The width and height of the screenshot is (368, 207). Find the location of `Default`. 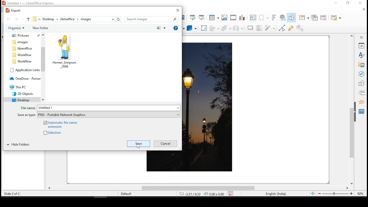

Default is located at coordinates (126, 193).